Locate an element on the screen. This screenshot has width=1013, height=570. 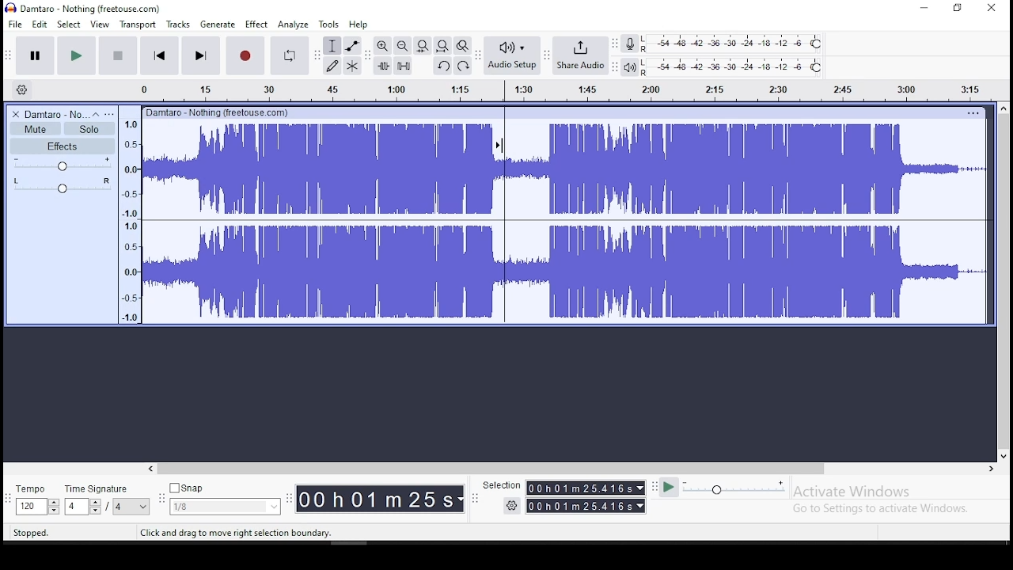
delete track is located at coordinates (16, 113).